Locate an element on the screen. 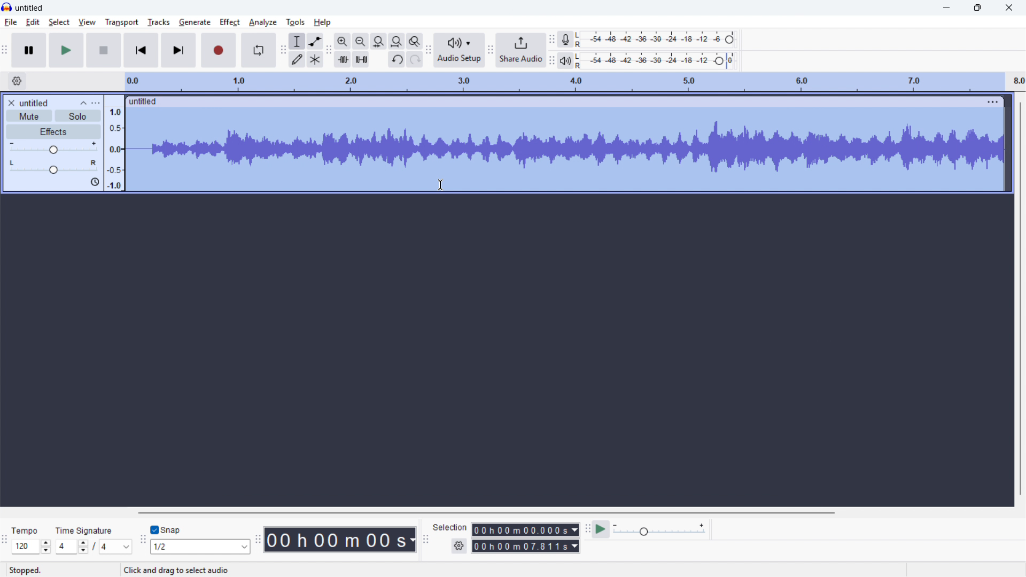  stop is located at coordinates (104, 50).